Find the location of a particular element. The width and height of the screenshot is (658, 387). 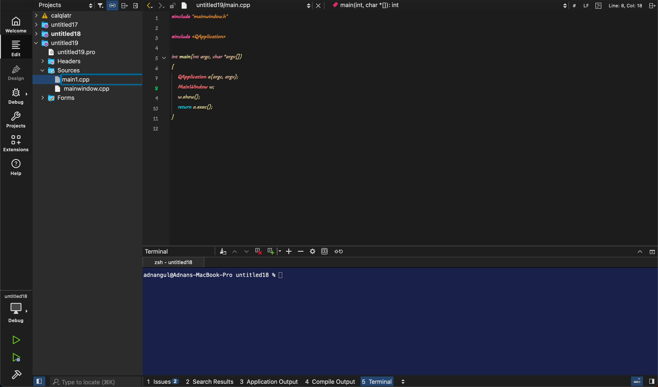

main window is located at coordinates (87, 90).